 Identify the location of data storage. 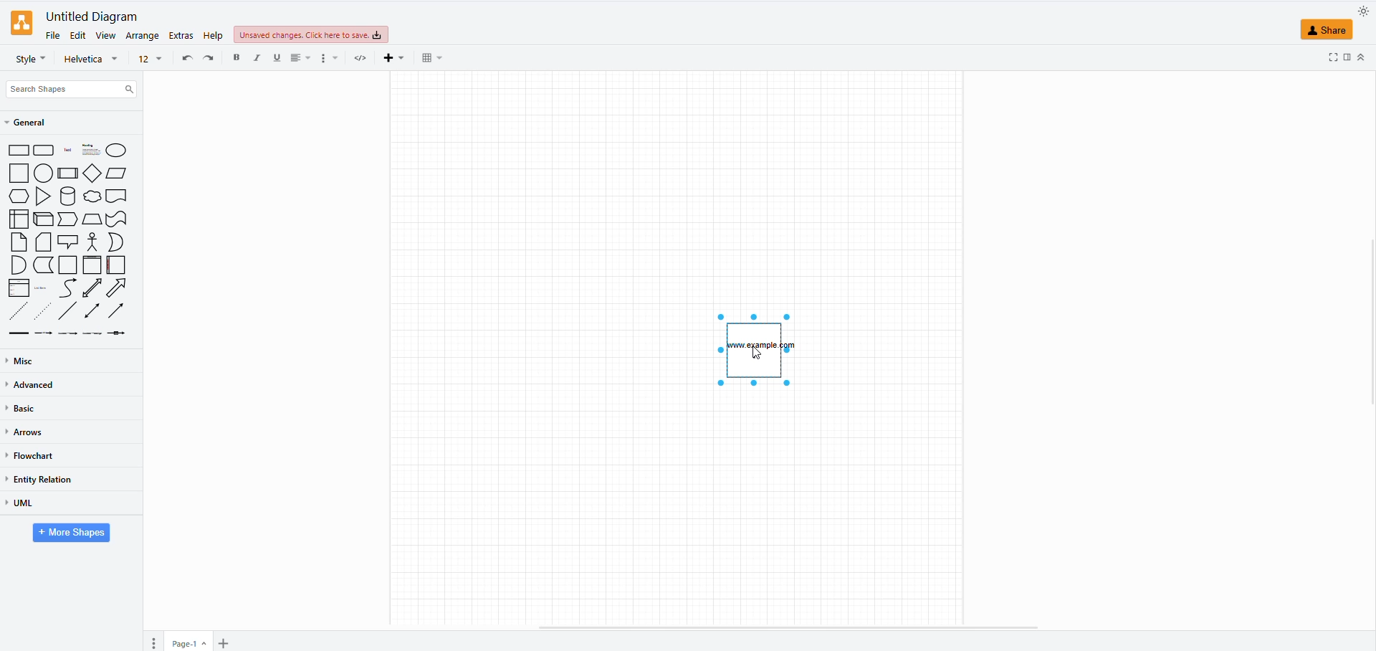
(44, 265).